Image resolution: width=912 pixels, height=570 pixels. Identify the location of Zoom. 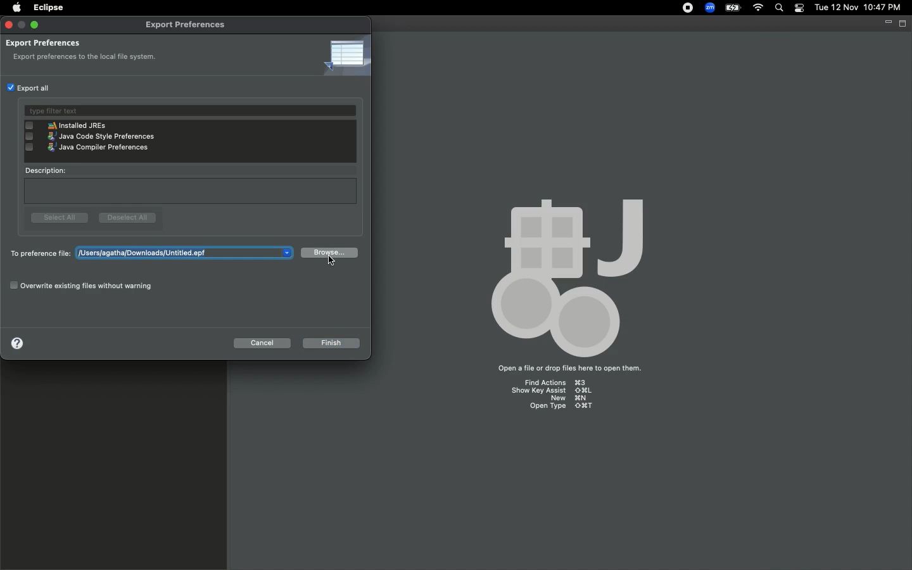
(709, 8).